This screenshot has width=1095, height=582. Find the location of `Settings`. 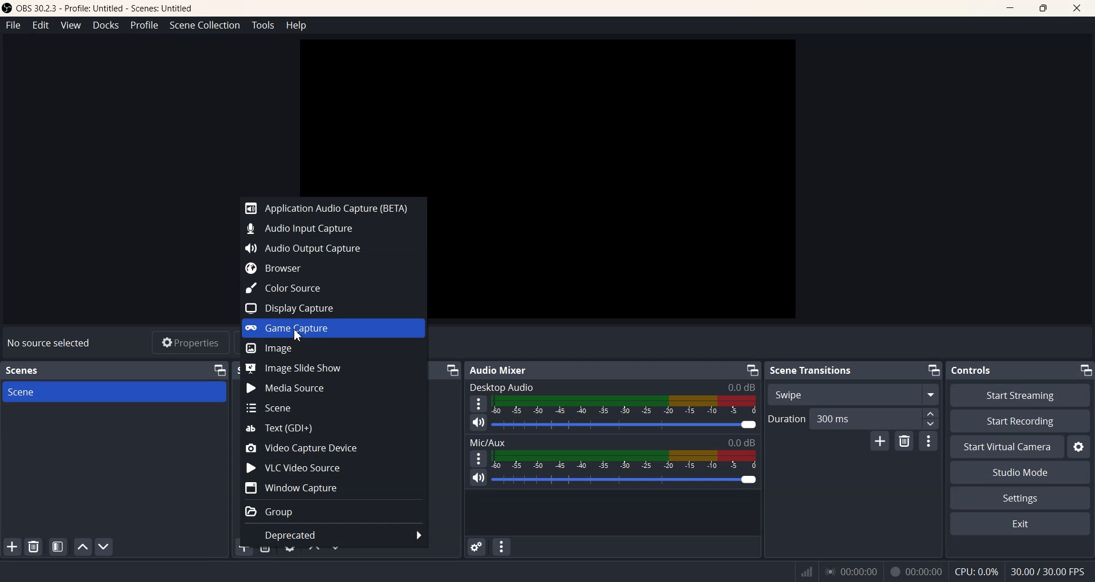

Settings is located at coordinates (1079, 447).